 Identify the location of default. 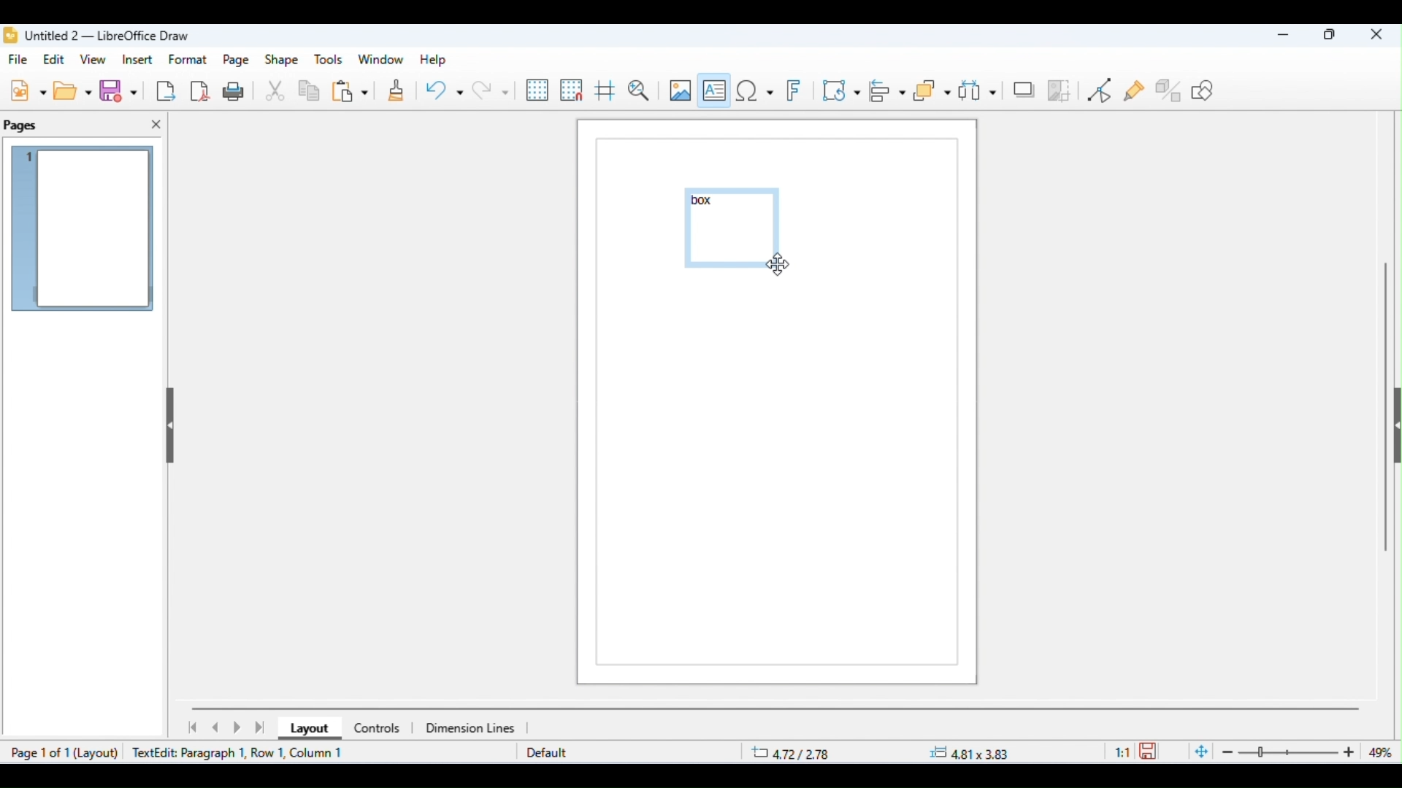
(547, 754).